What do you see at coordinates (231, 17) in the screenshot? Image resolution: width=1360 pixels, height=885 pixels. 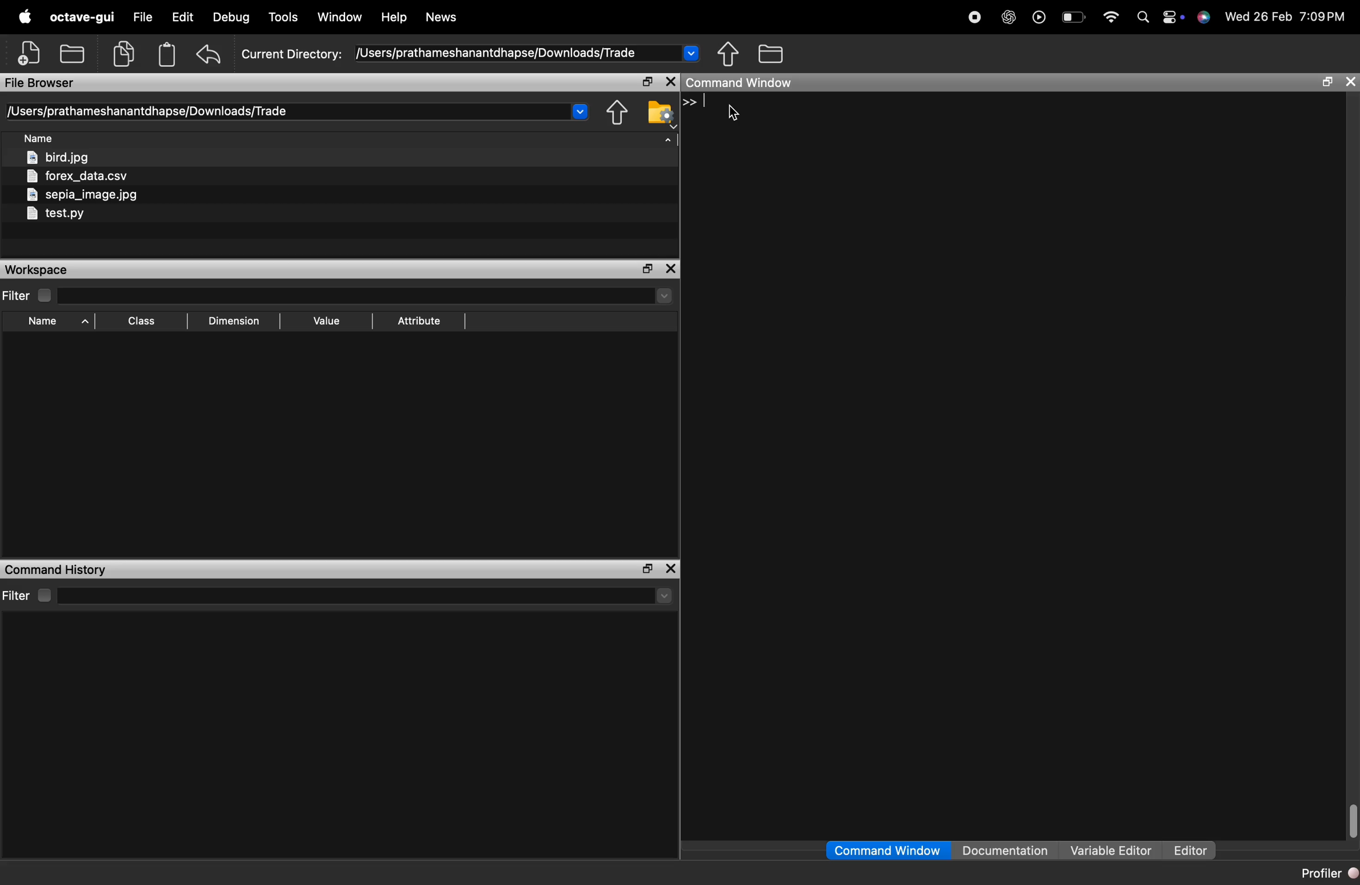 I see `Debug` at bounding box center [231, 17].